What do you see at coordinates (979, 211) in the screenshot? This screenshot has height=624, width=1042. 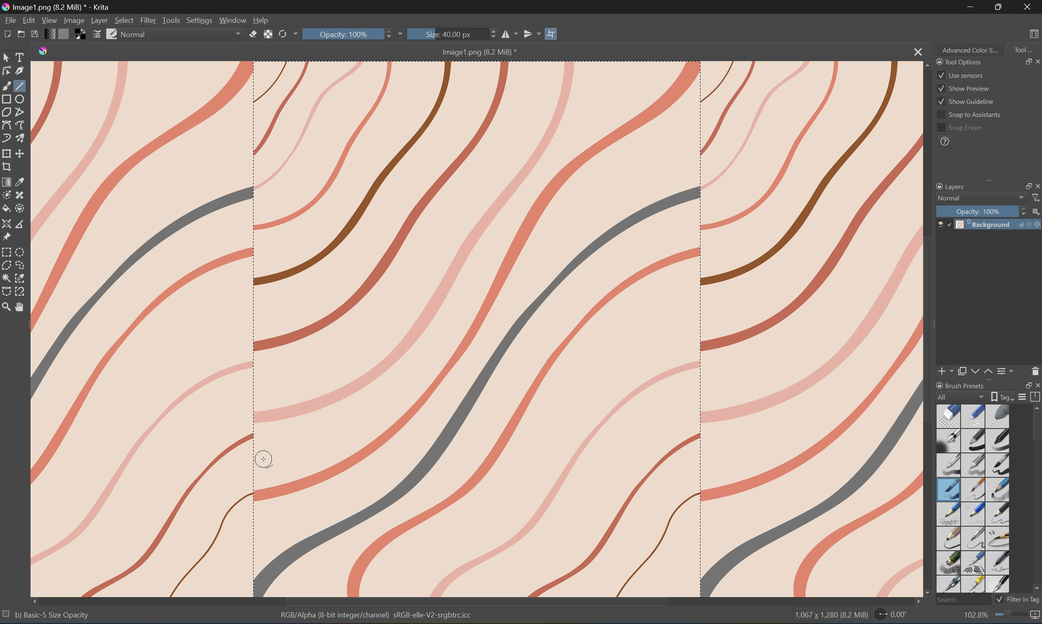 I see `Opacity: 100%` at bounding box center [979, 211].